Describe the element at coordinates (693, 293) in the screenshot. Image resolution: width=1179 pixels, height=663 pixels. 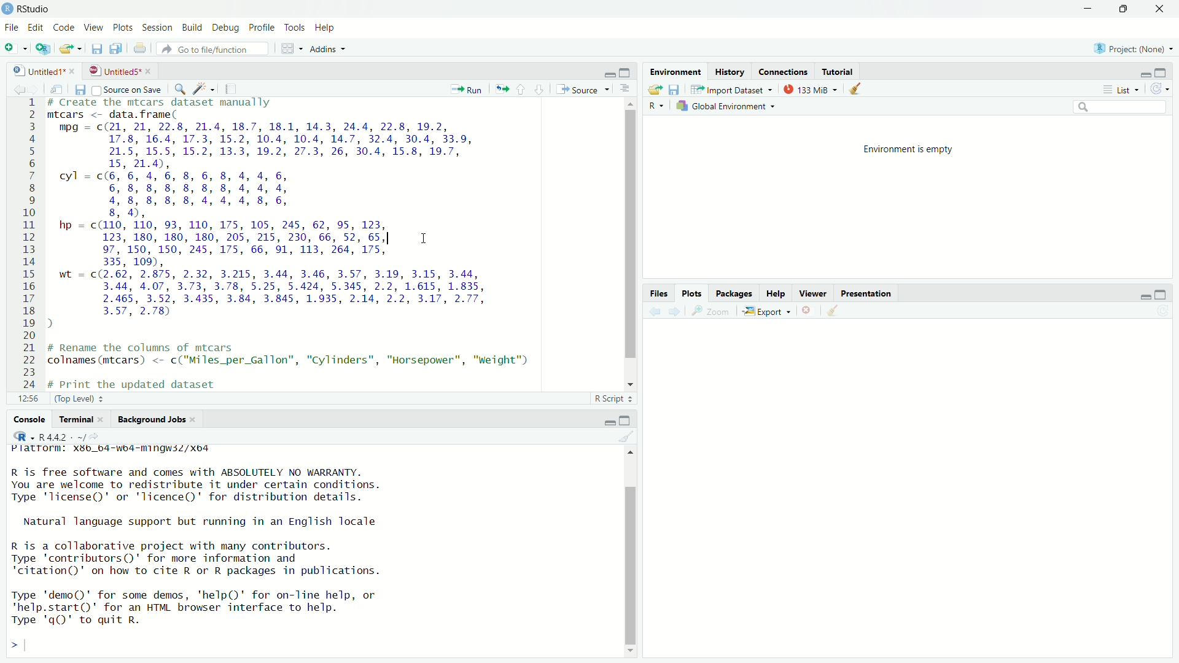
I see `Plots` at that location.